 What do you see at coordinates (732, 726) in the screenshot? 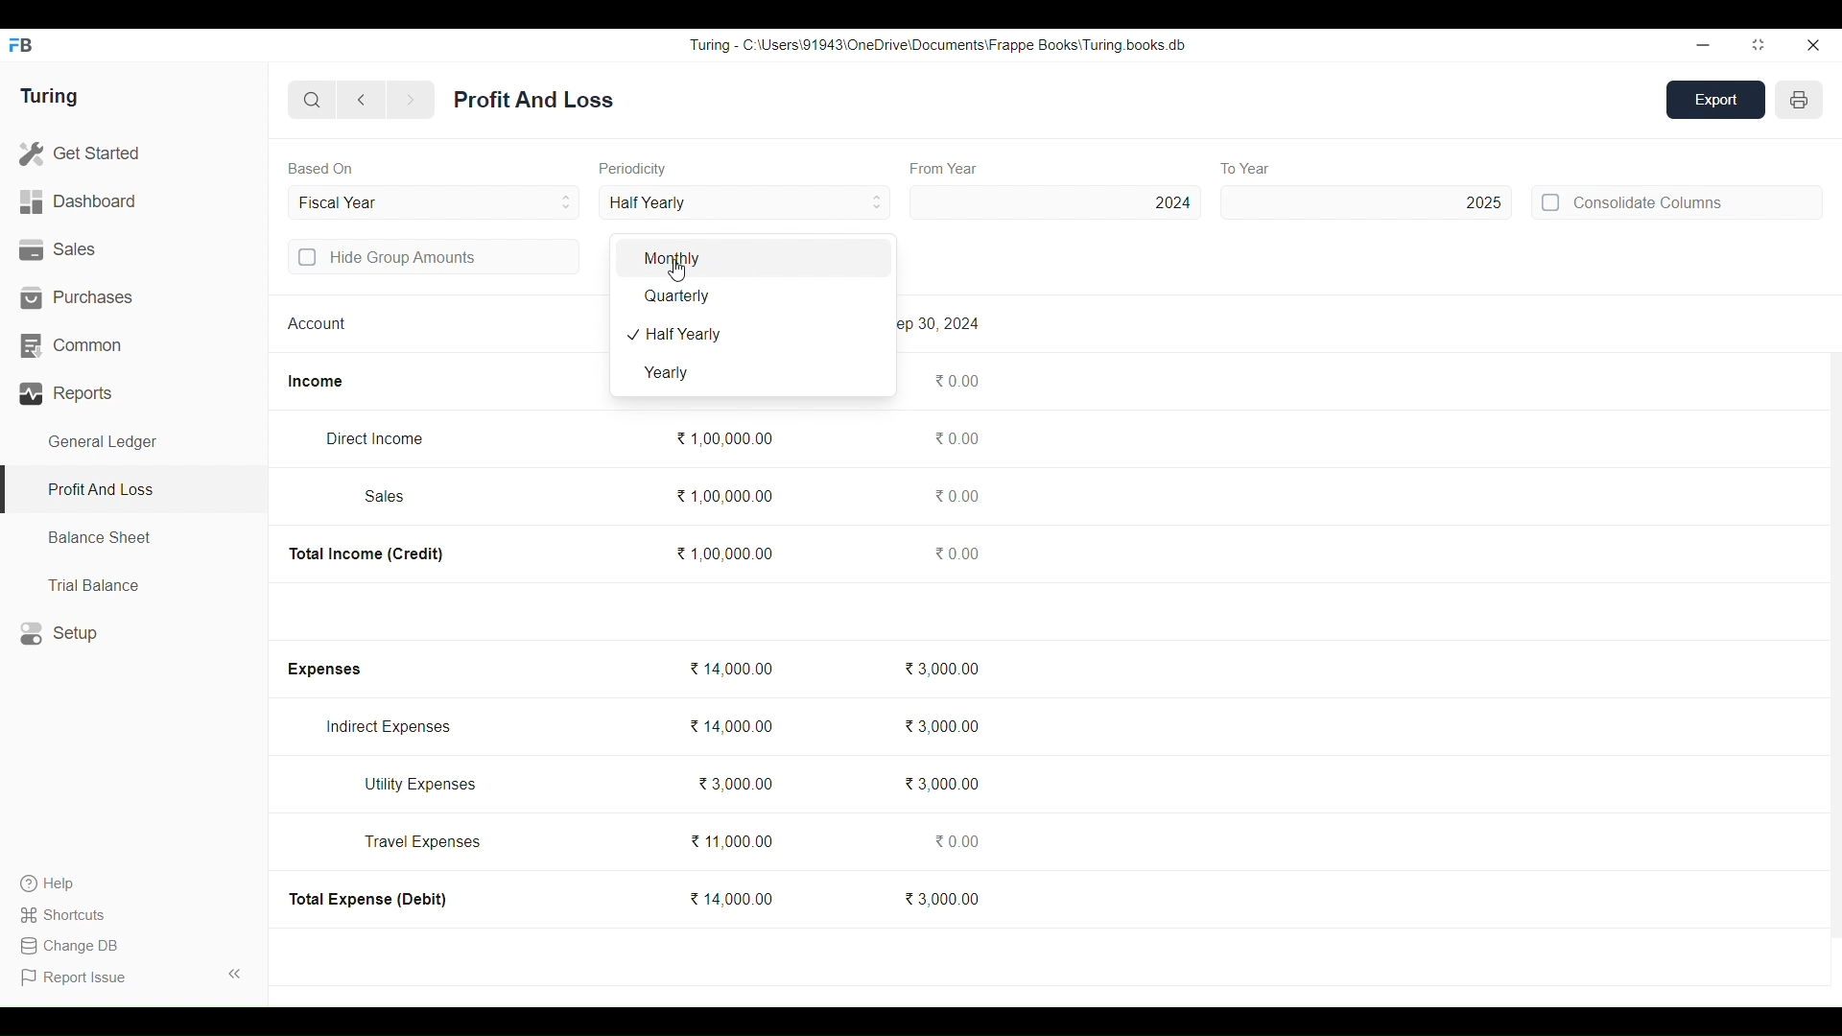
I see `14,000.00` at bounding box center [732, 726].